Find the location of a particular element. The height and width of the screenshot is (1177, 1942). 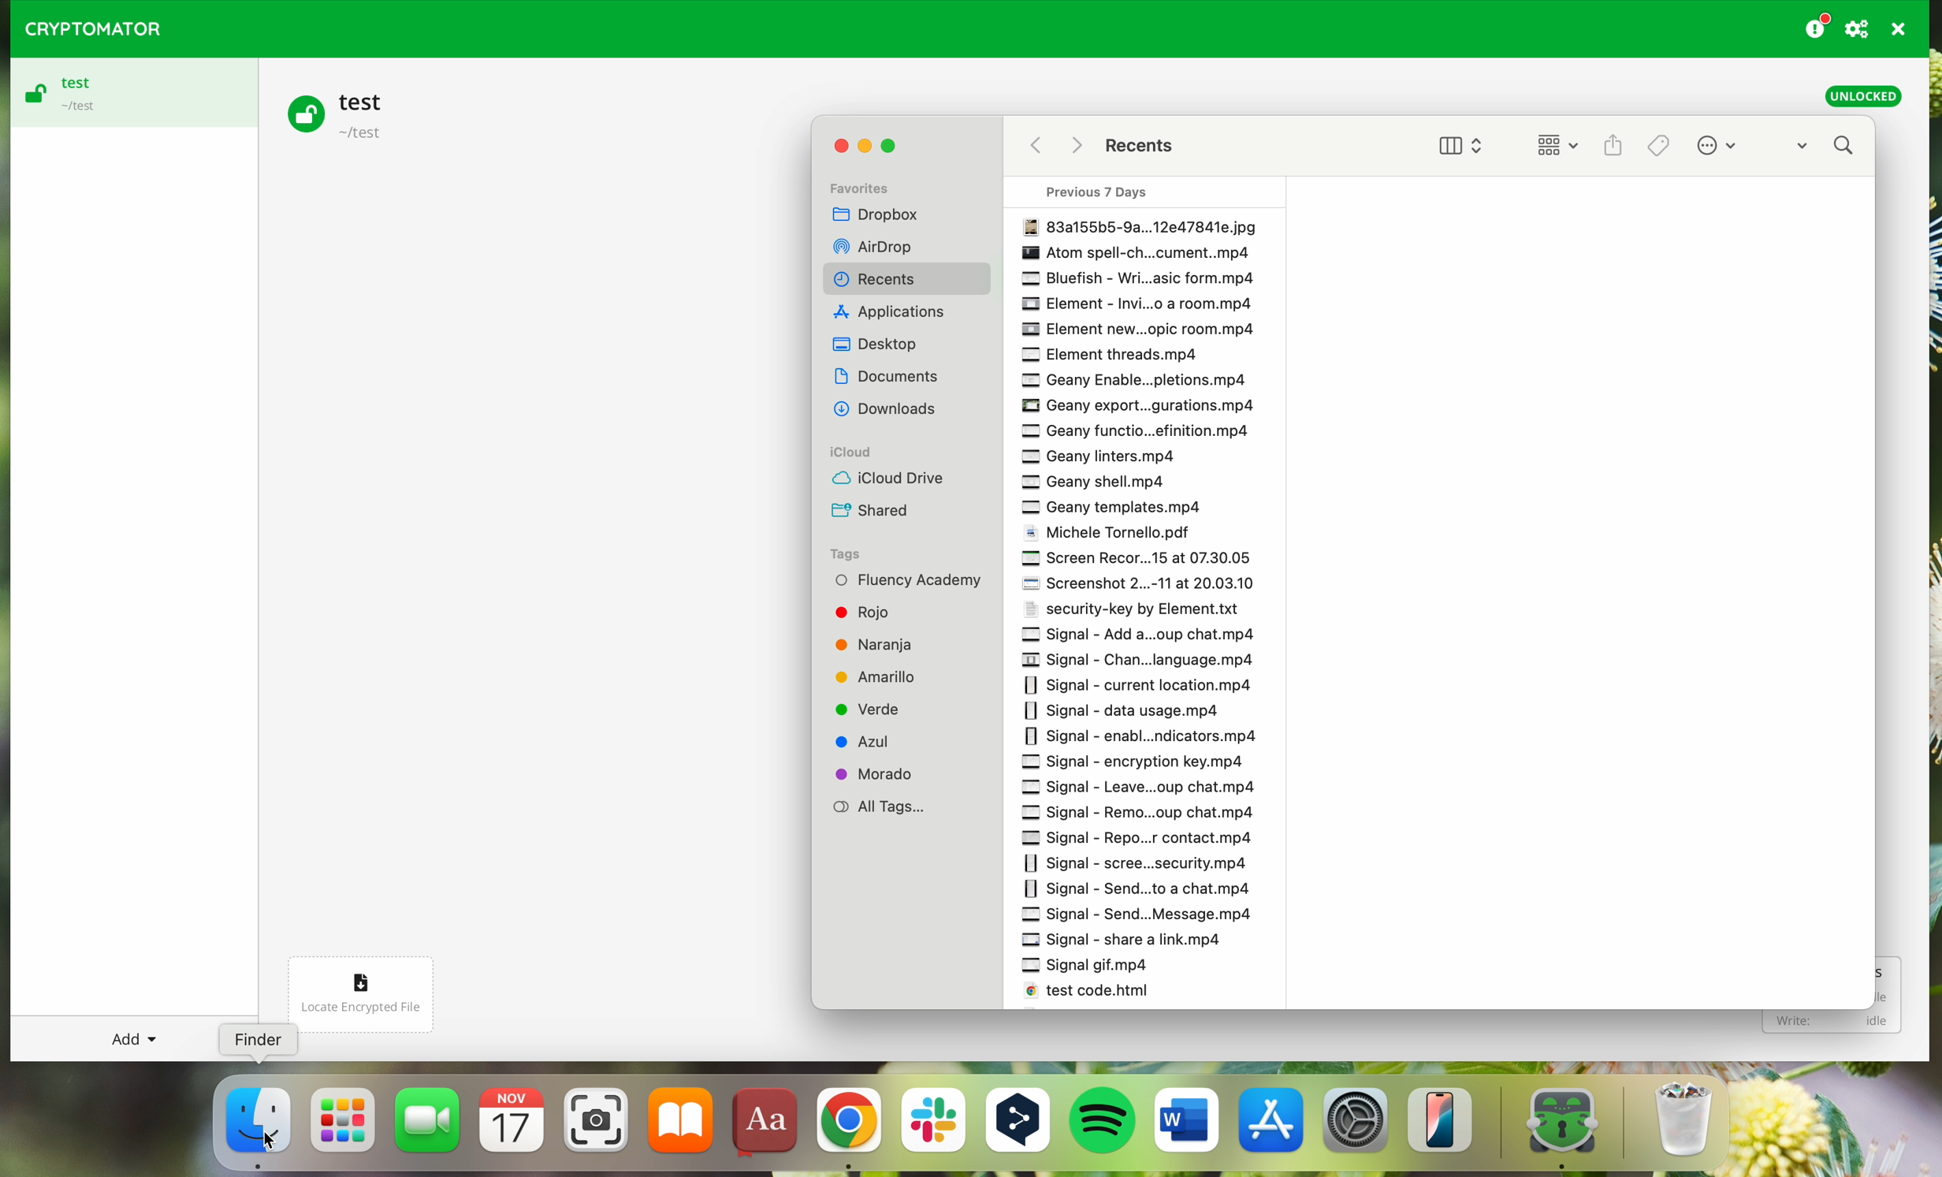

Azul is located at coordinates (876, 741).